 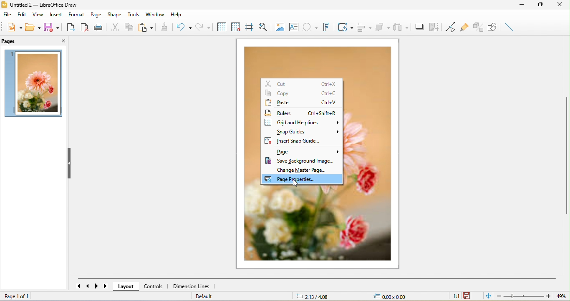 I want to click on change master page, so click(x=305, y=170).